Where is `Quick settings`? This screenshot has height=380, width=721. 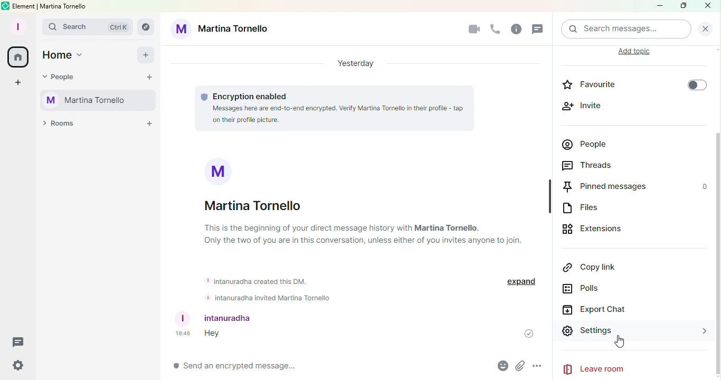
Quick settings is located at coordinates (16, 366).